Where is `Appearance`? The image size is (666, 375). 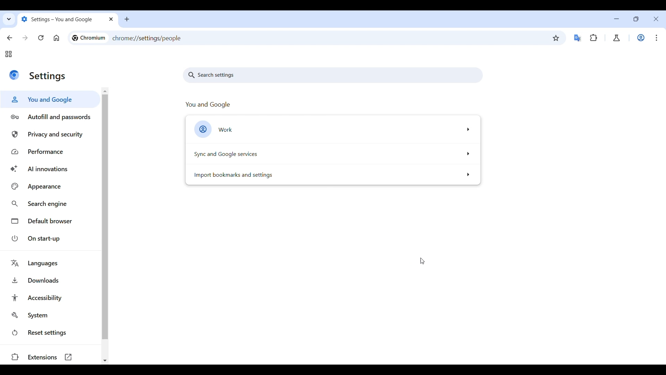 Appearance is located at coordinates (52, 186).